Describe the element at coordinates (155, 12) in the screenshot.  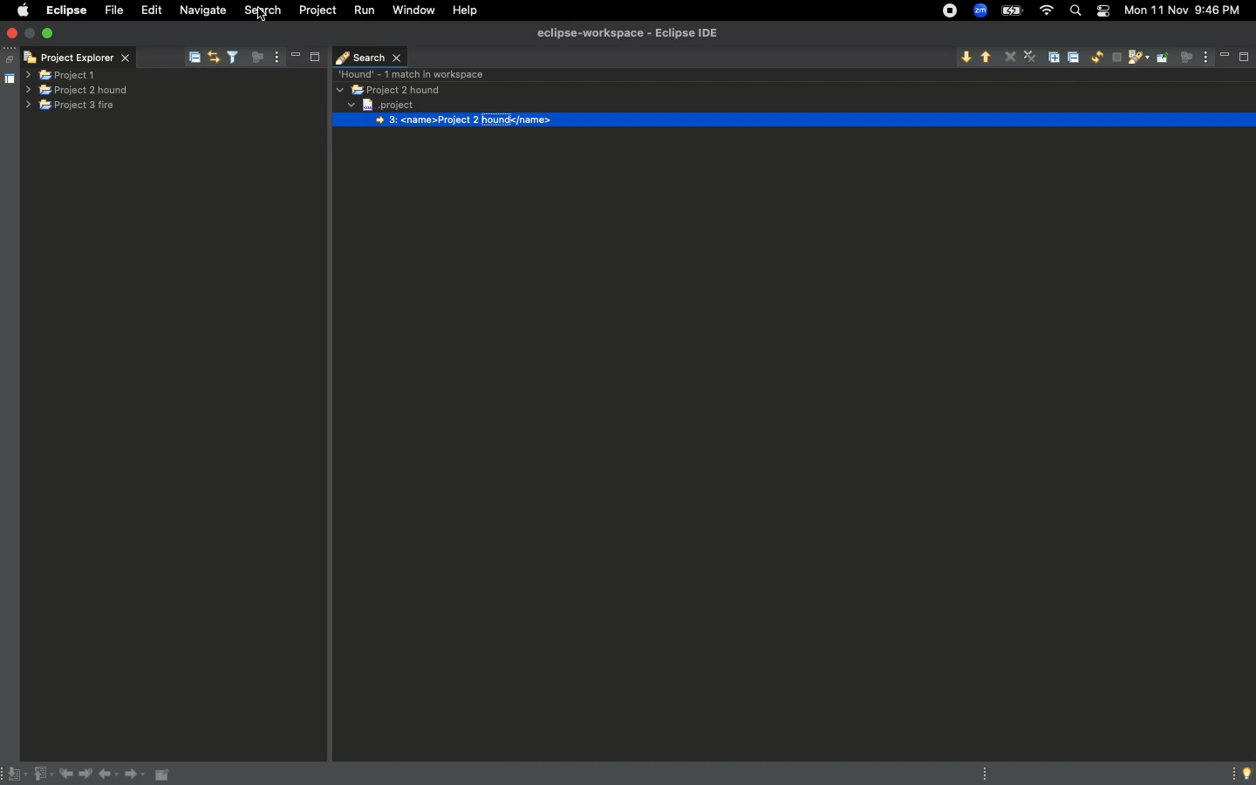
I see `Edit` at that location.